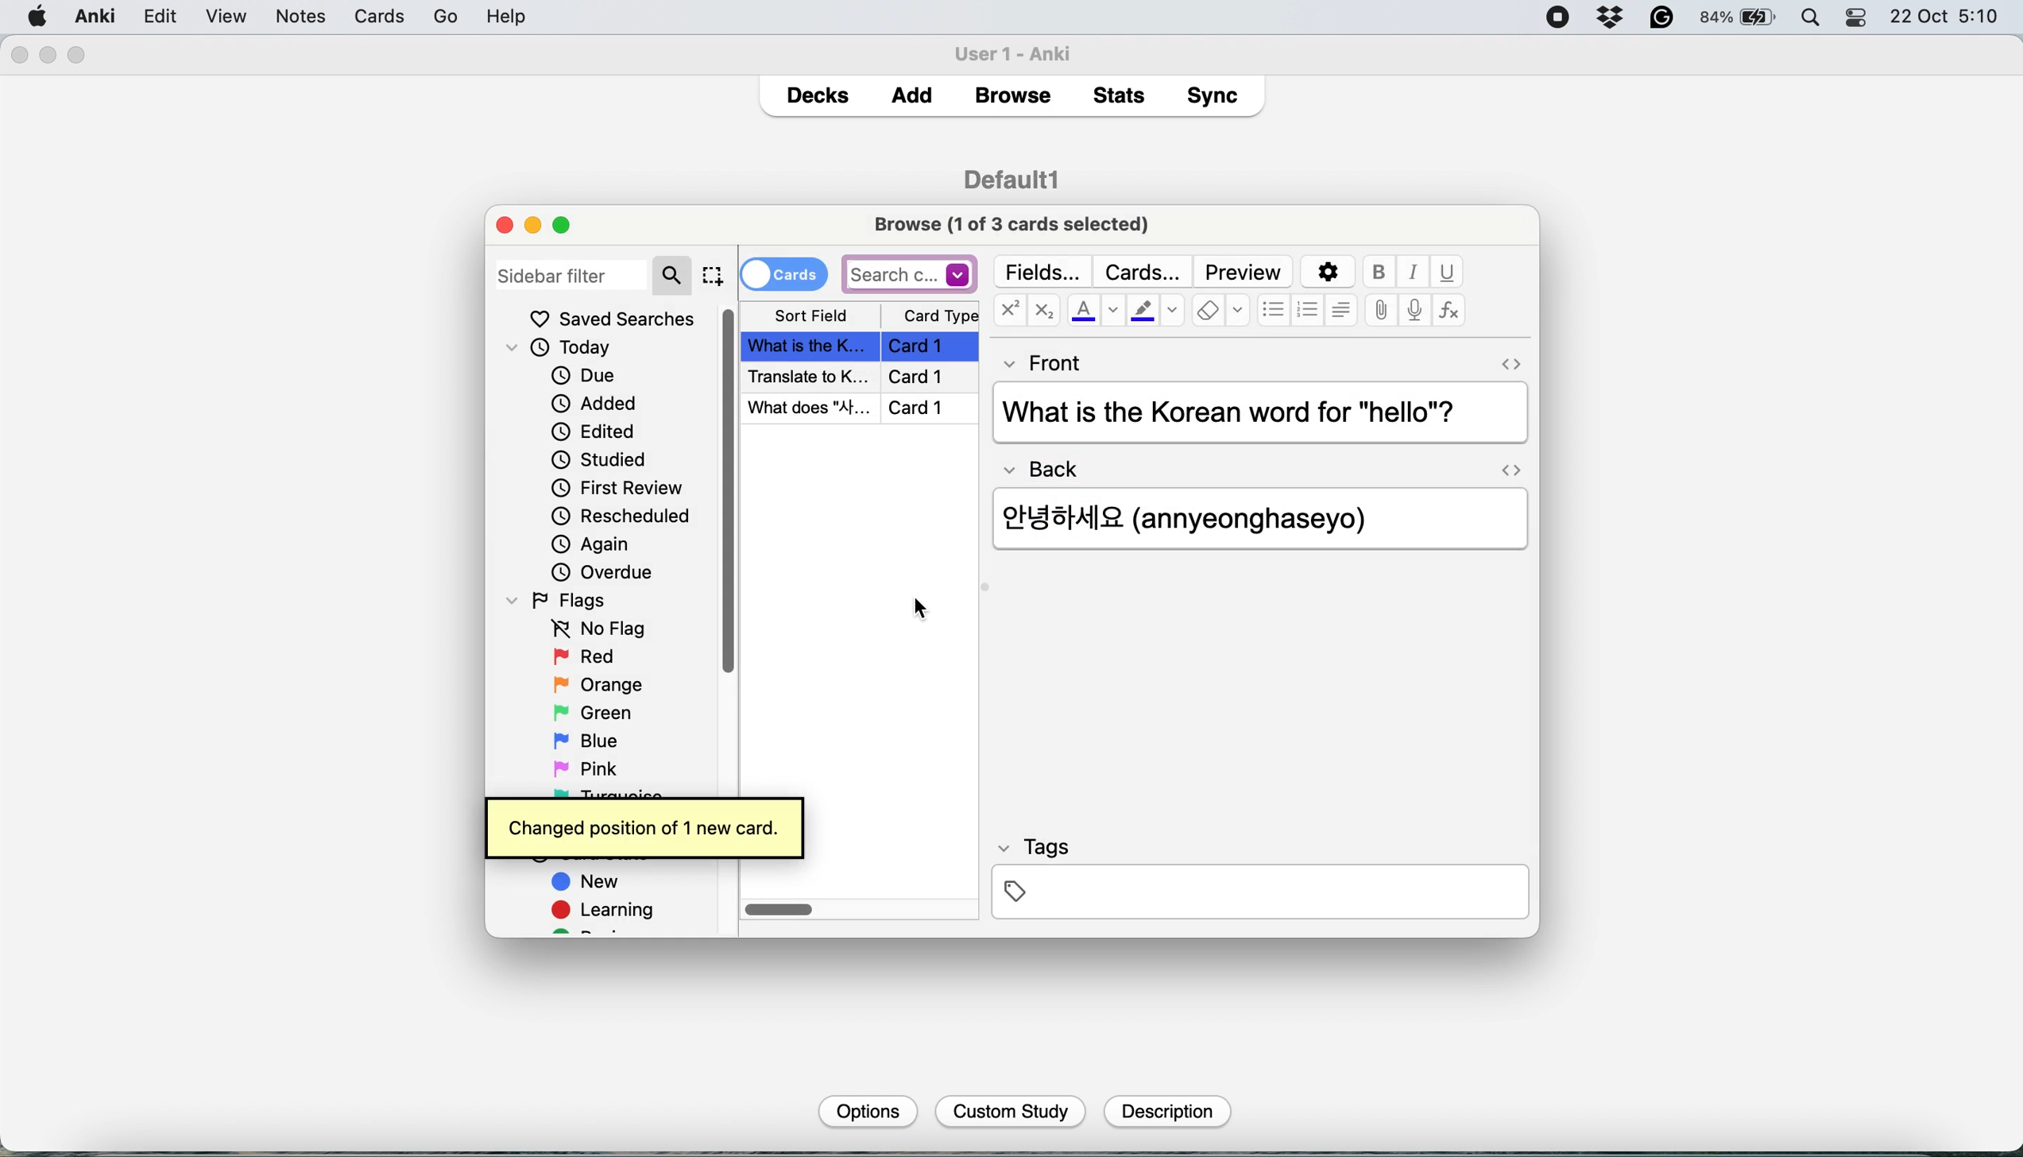 The height and width of the screenshot is (1157, 2023). I want to click on Options, so click(865, 1110).